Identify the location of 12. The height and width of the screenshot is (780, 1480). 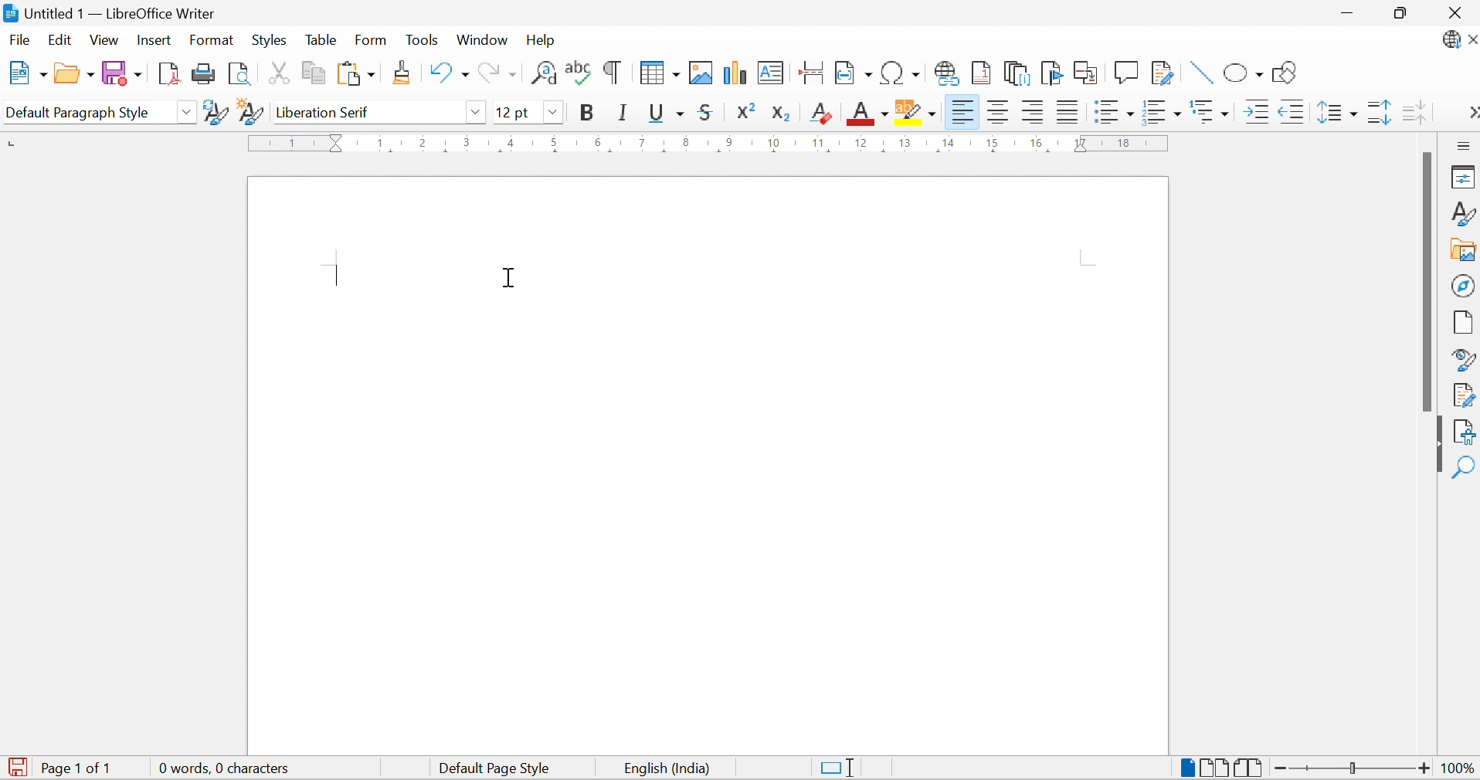
(862, 144).